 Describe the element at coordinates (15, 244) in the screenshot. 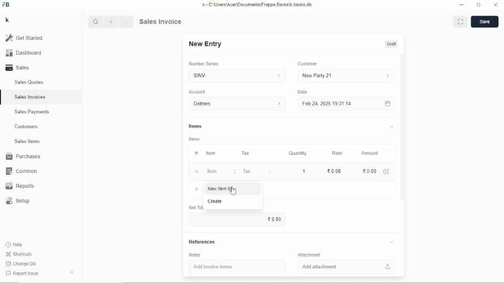

I see `Help` at that location.